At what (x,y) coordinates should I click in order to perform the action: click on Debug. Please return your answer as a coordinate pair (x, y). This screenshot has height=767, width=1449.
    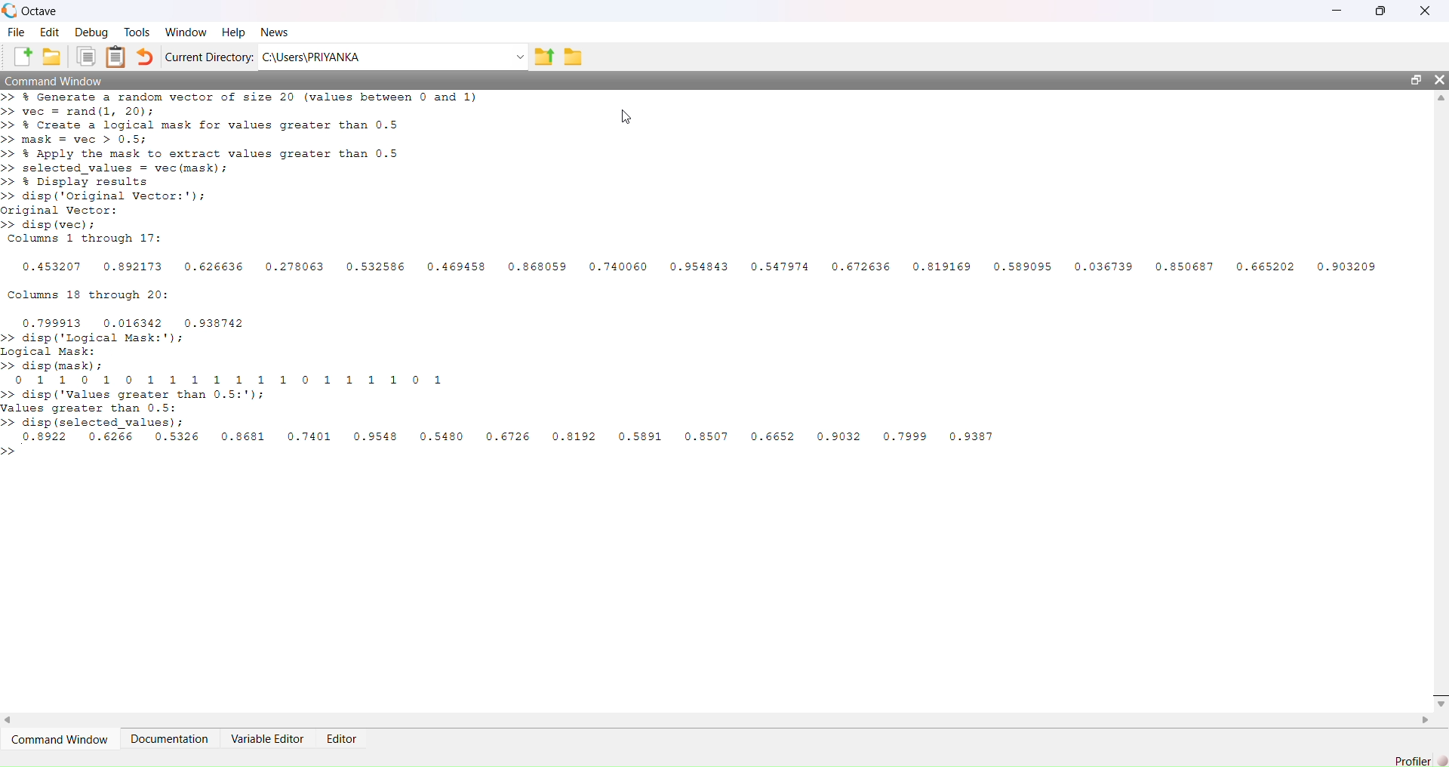
    Looking at the image, I should click on (94, 34).